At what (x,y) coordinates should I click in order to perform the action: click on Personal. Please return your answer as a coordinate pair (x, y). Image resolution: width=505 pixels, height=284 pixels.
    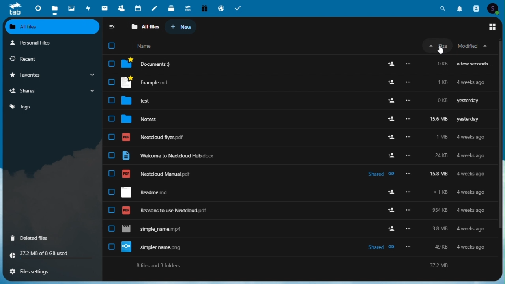
    Looking at the image, I should click on (47, 44).